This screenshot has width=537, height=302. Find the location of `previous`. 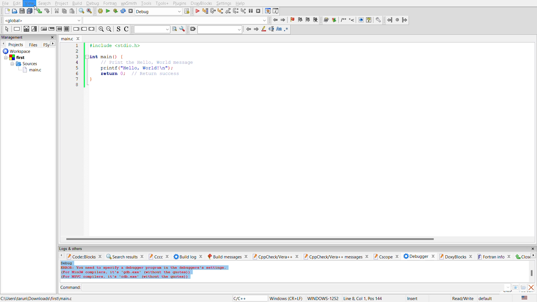

previous is located at coordinates (249, 29).